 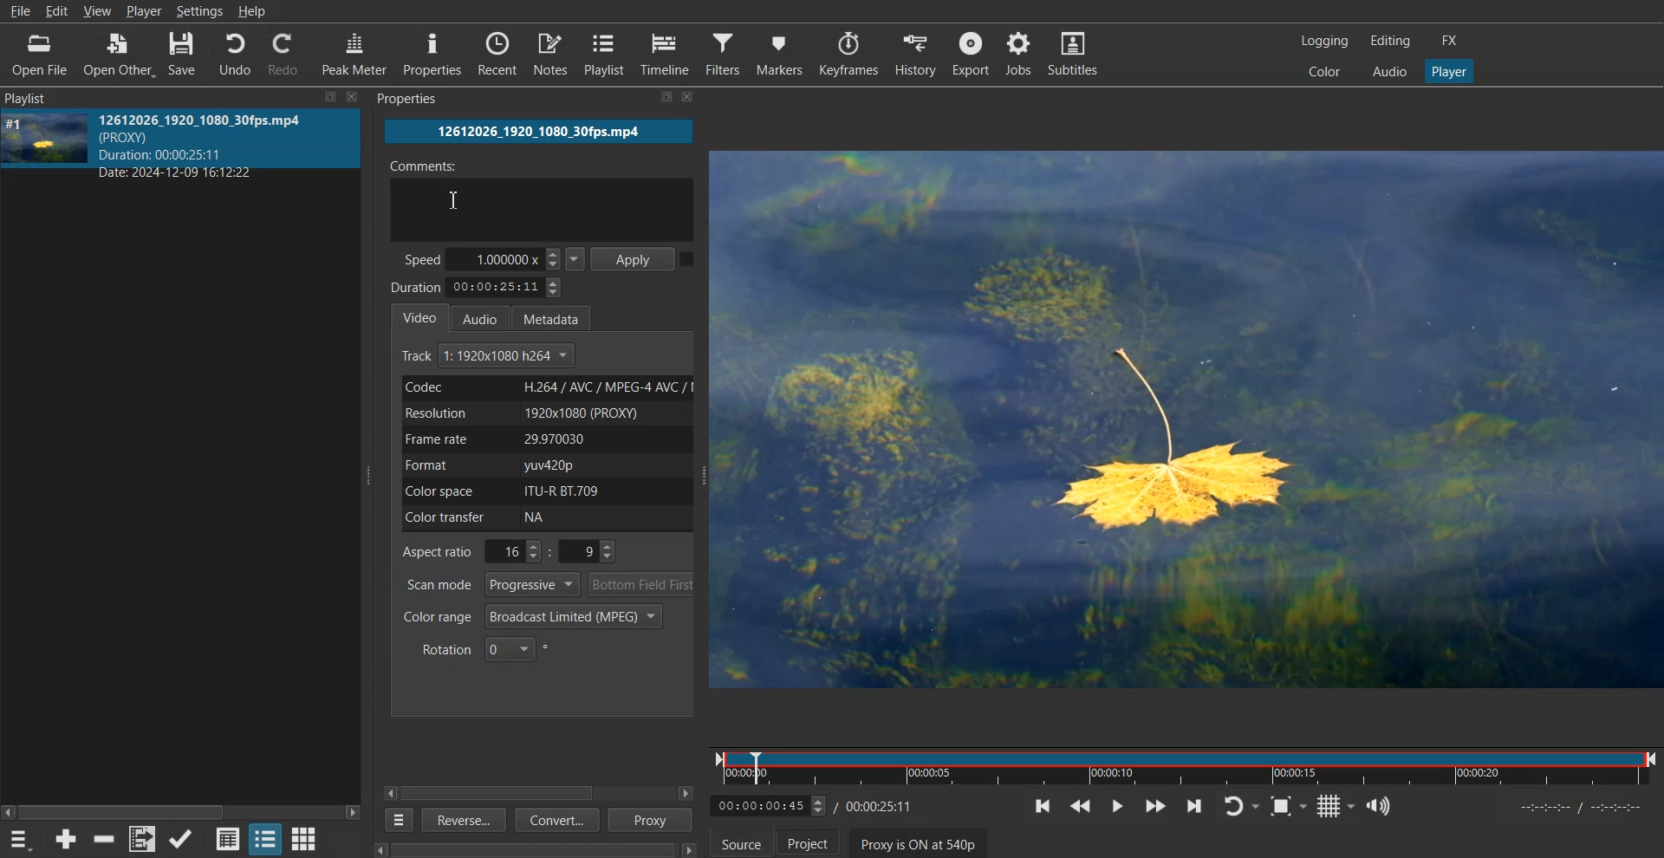 What do you see at coordinates (461, 819) in the screenshot?
I see `Reverse` at bounding box center [461, 819].